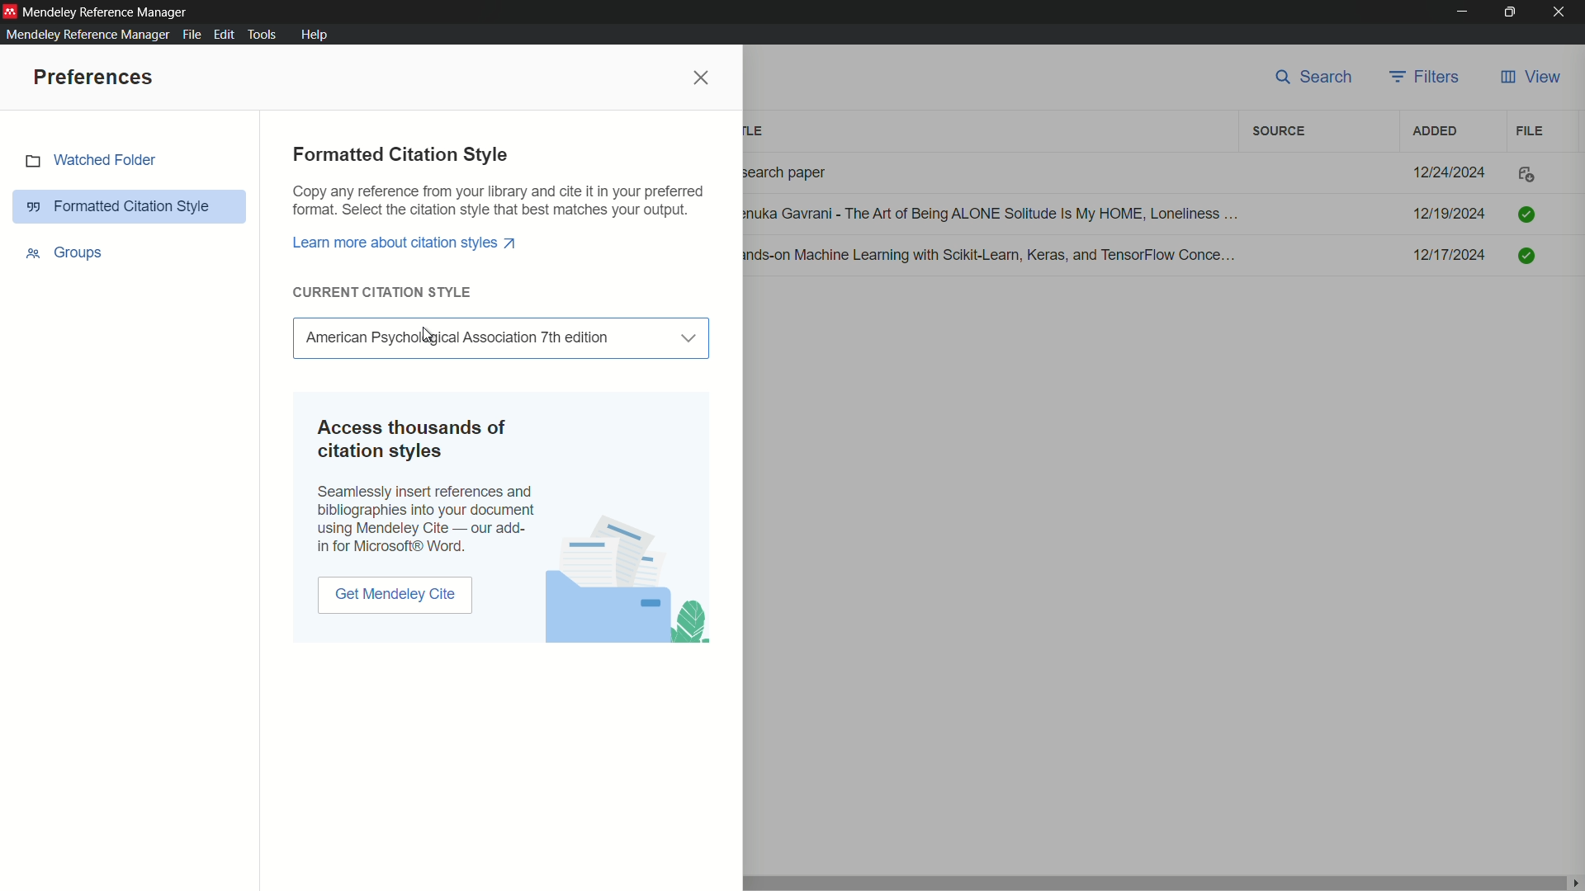 The width and height of the screenshot is (1585, 891). I want to click on cursor, so click(434, 336).